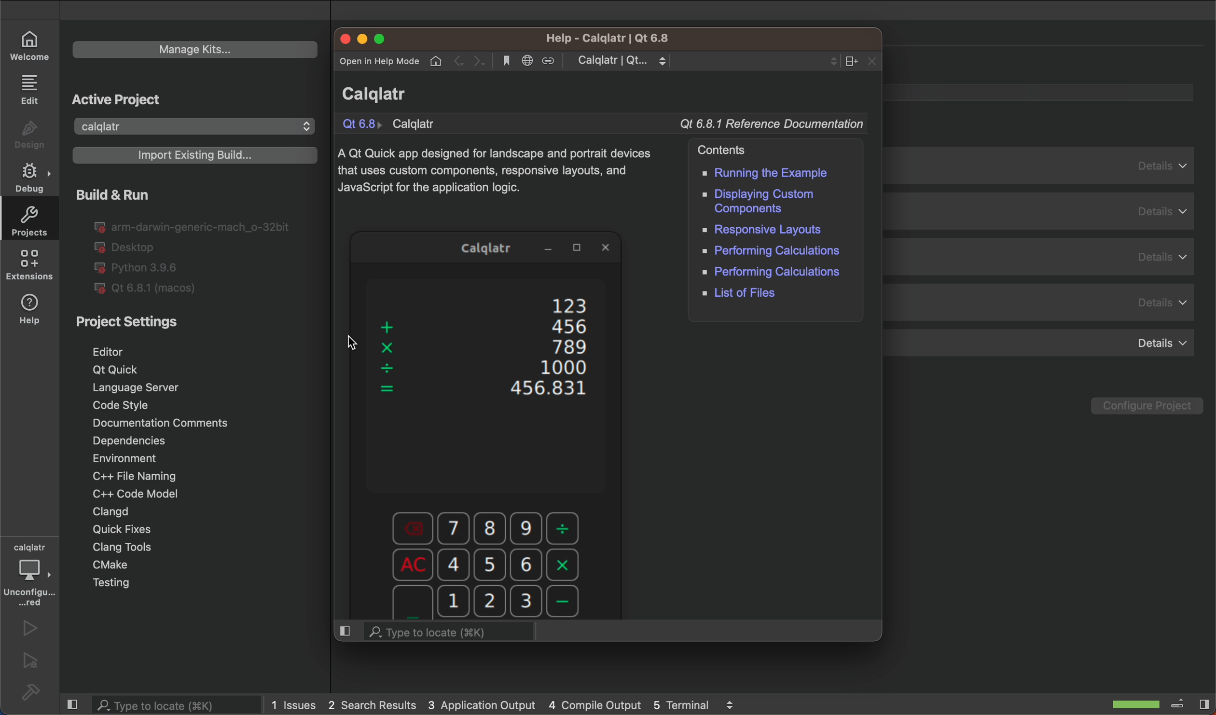 Image resolution: width=1216 pixels, height=715 pixels. What do you see at coordinates (122, 370) in the screenshot?
I see `qt quick` at bounding box center [122, 370].